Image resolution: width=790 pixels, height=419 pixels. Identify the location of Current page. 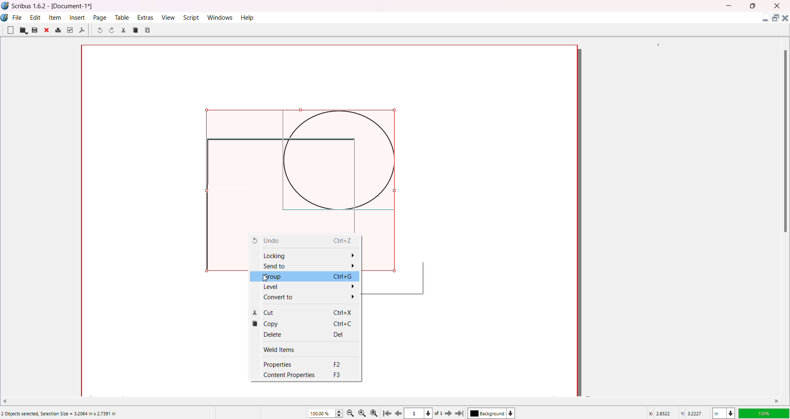
(416, 414).